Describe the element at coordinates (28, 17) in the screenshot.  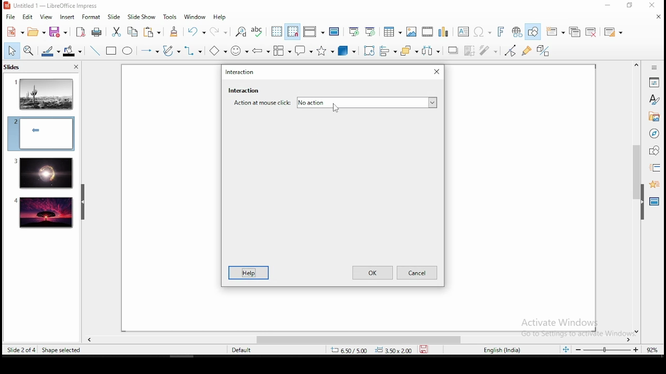
I see `edit` at that location.